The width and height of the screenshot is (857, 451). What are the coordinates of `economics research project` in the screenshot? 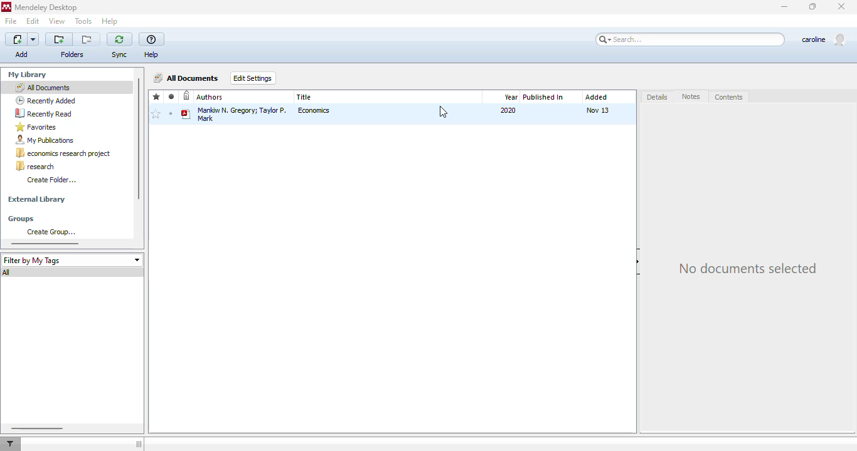 It's located at (64, 153).